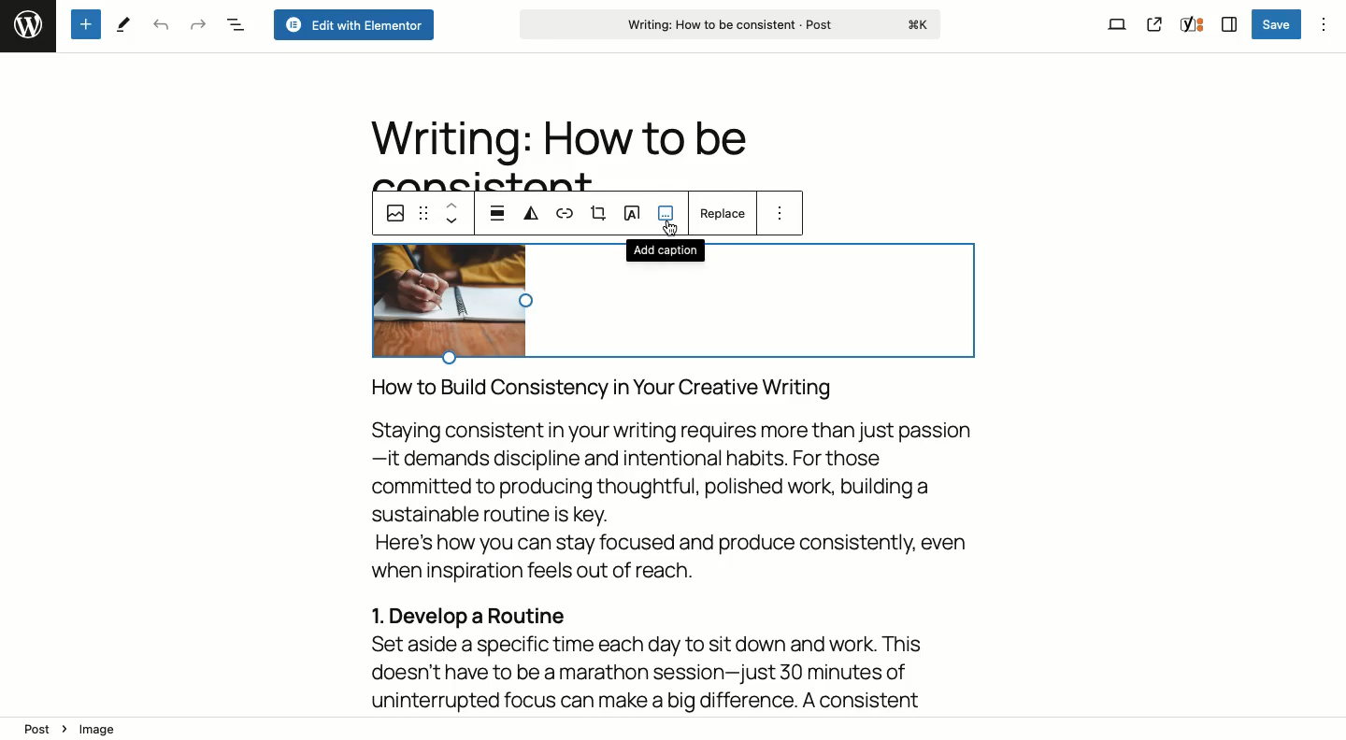 This screenshot has height=740, width=1346. What do you see at coordinates (733, 25) in the screenshot?
I see `Writing: How to be consistent - Post ` at bounding box center [733, 25].